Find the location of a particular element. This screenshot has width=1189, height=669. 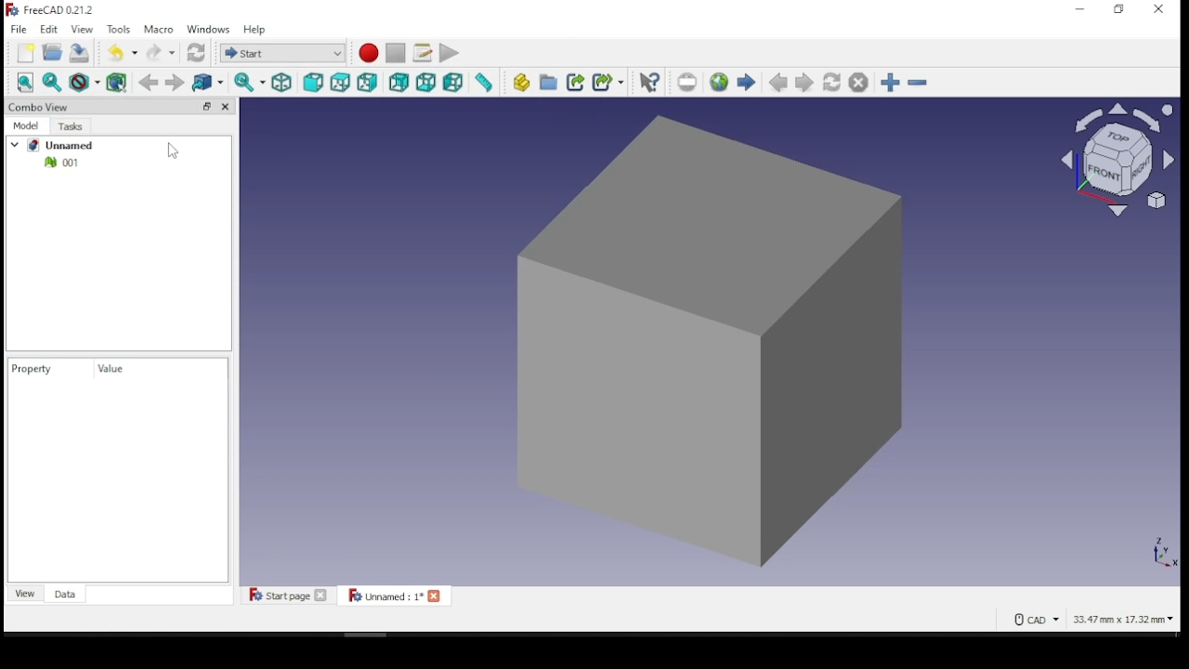

view is located at coordinates (81, 29).